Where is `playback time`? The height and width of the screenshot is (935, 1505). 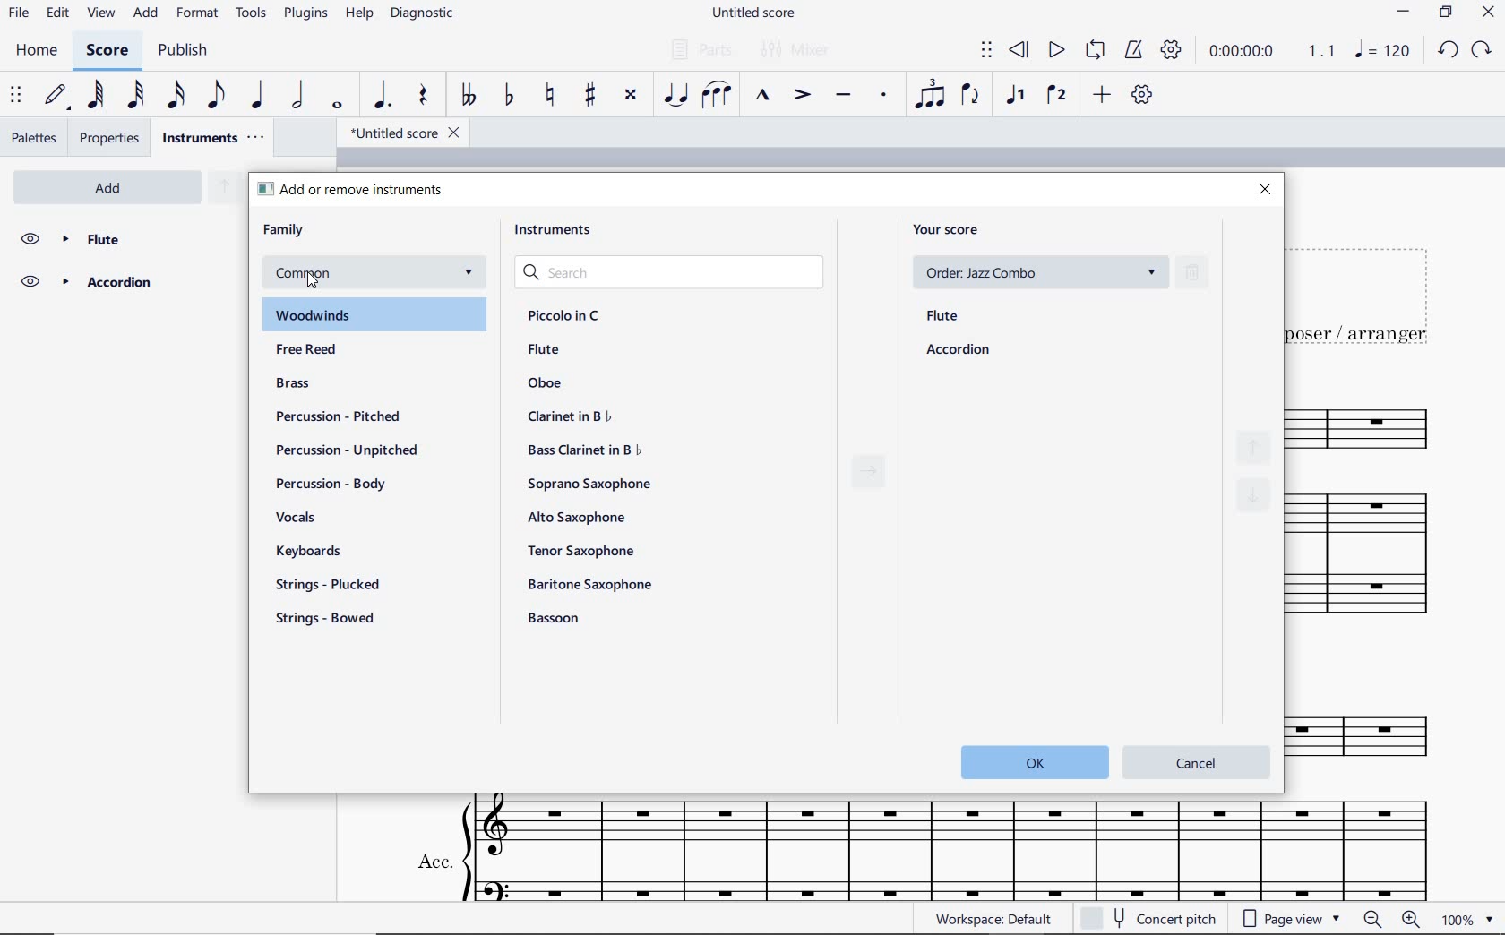 playback time is located at coordinates (1245, 54).